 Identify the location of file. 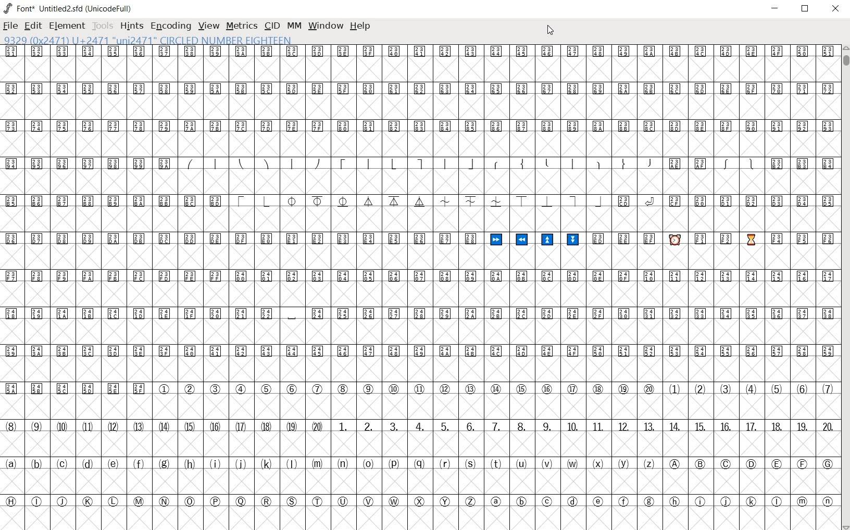
(10, 27).